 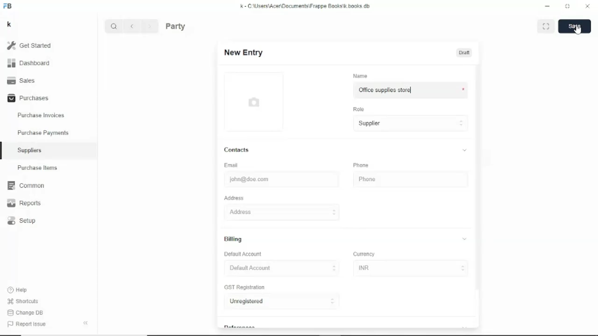 I want to click on k - C\Users\Acer\Documents\Frappe books\k.books.db, so click(x=306, y=6).